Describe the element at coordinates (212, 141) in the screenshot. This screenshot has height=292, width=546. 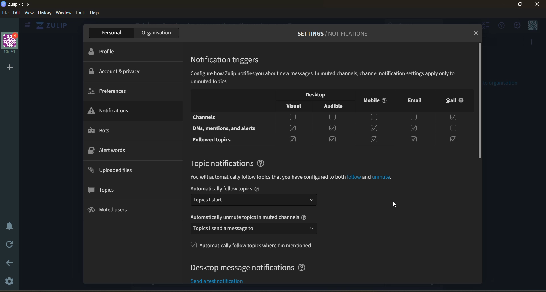
I see `Followed Topics` at that location.